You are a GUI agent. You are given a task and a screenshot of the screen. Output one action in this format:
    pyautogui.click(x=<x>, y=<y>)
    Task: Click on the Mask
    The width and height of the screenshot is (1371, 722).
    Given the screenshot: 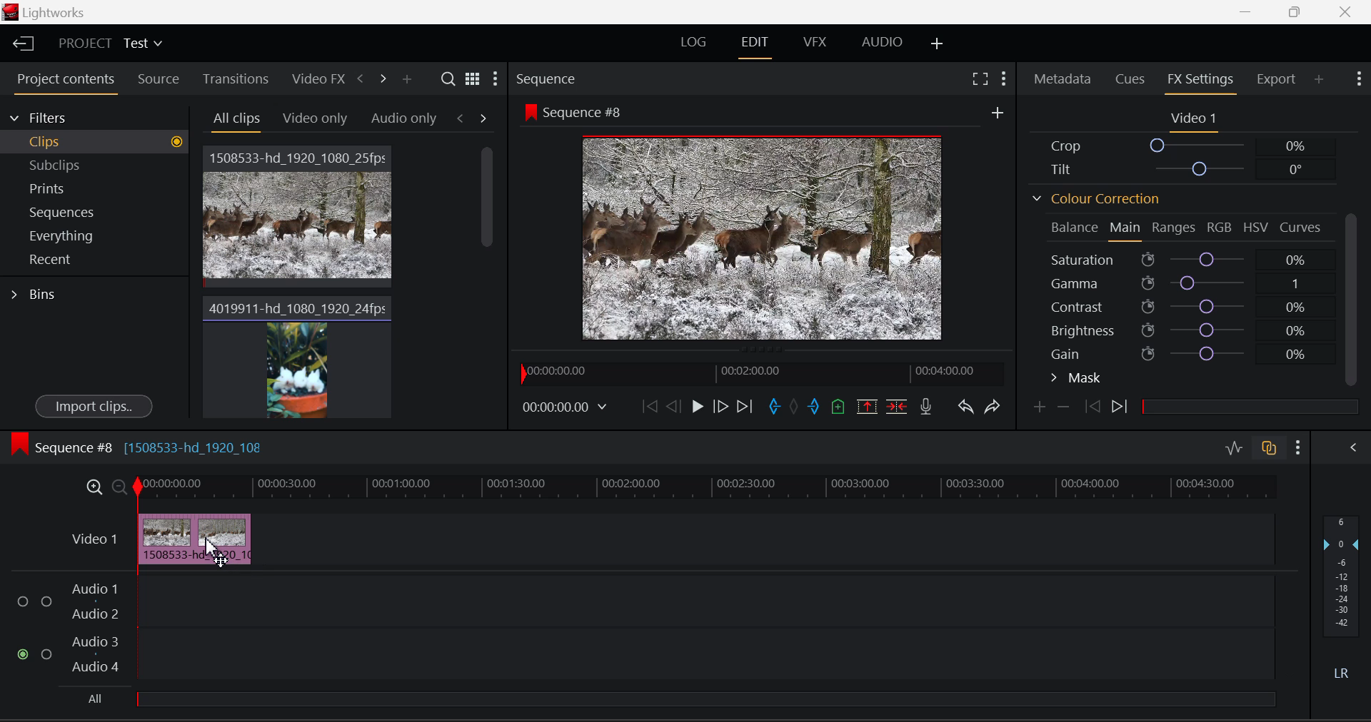 What is the action you would take?
    pyautogui.click(x=1076, y=378)
    